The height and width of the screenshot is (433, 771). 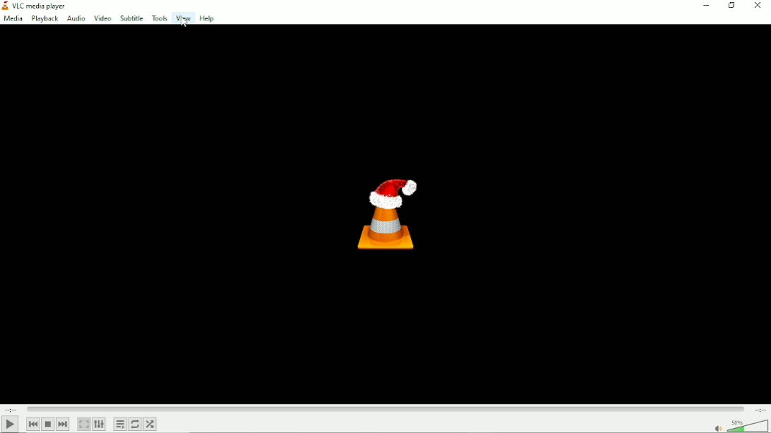 I want to click on VLC logo, so click(x=5, y=5).